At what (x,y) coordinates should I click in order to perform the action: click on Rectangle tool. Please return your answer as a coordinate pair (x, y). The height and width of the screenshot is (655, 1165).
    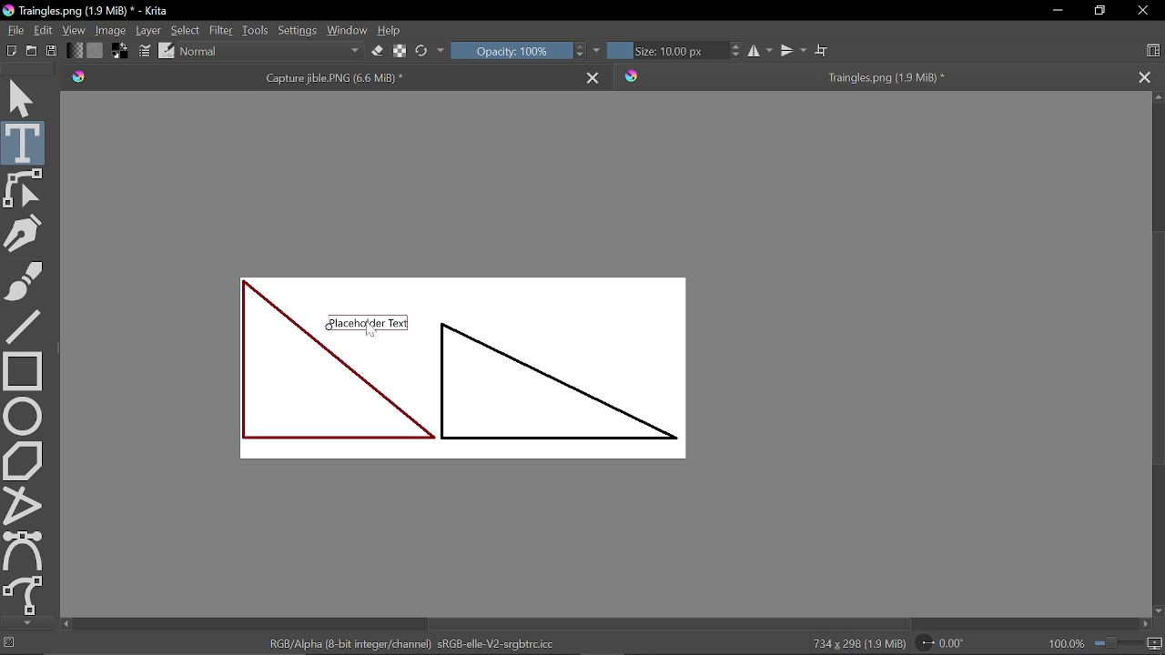
    Looking at the image, I should click on (22, 369).